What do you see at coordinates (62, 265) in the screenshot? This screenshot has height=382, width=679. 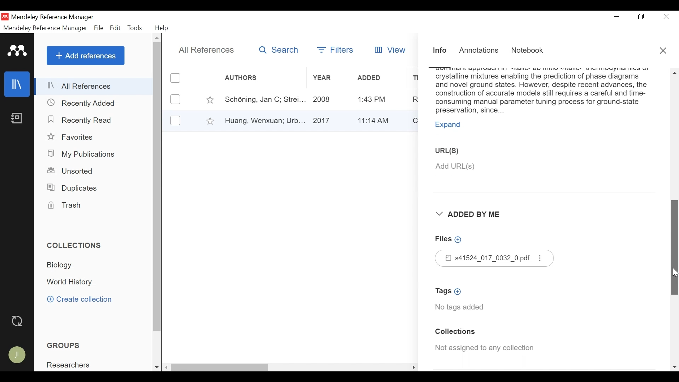 I see `Collection` at bounding box center [62, 265].